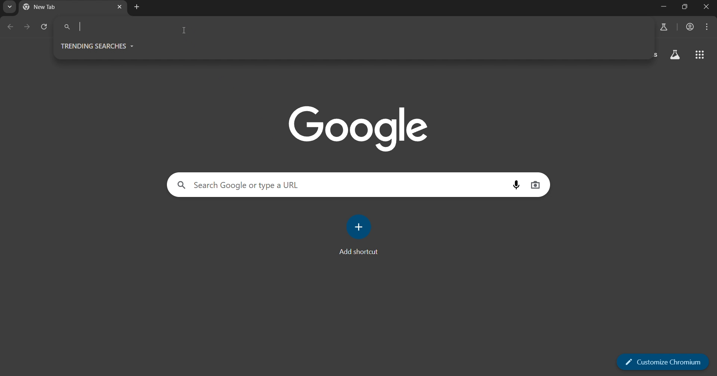  Describe the element at coordinates (359, 126) in the screenshot. I see `google` at that location.